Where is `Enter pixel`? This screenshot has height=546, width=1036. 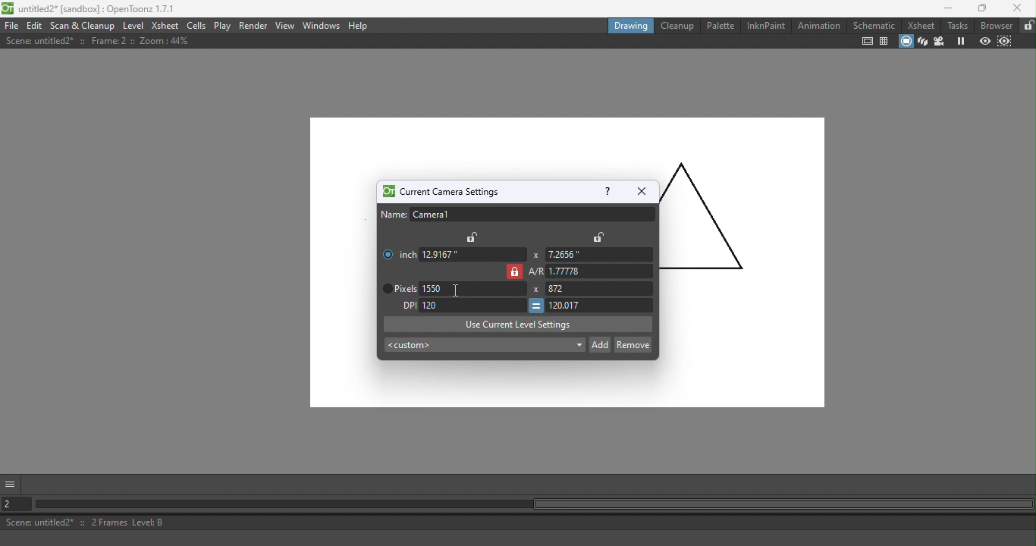 Enter pixel is located at coordinates (472, 304).